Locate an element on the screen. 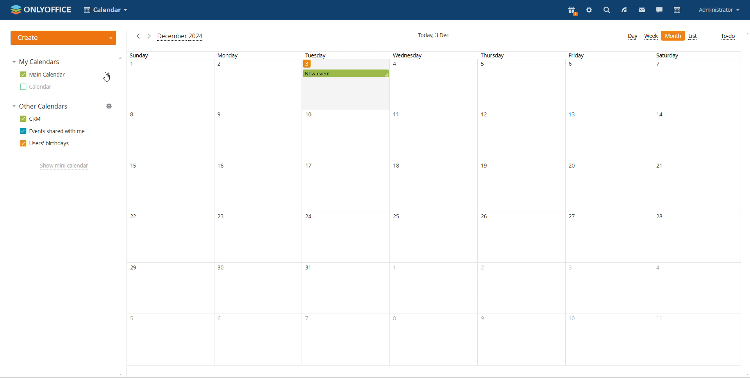 The width and height of the screenshot is (750, 378). date is located at coordinates (696, 288).